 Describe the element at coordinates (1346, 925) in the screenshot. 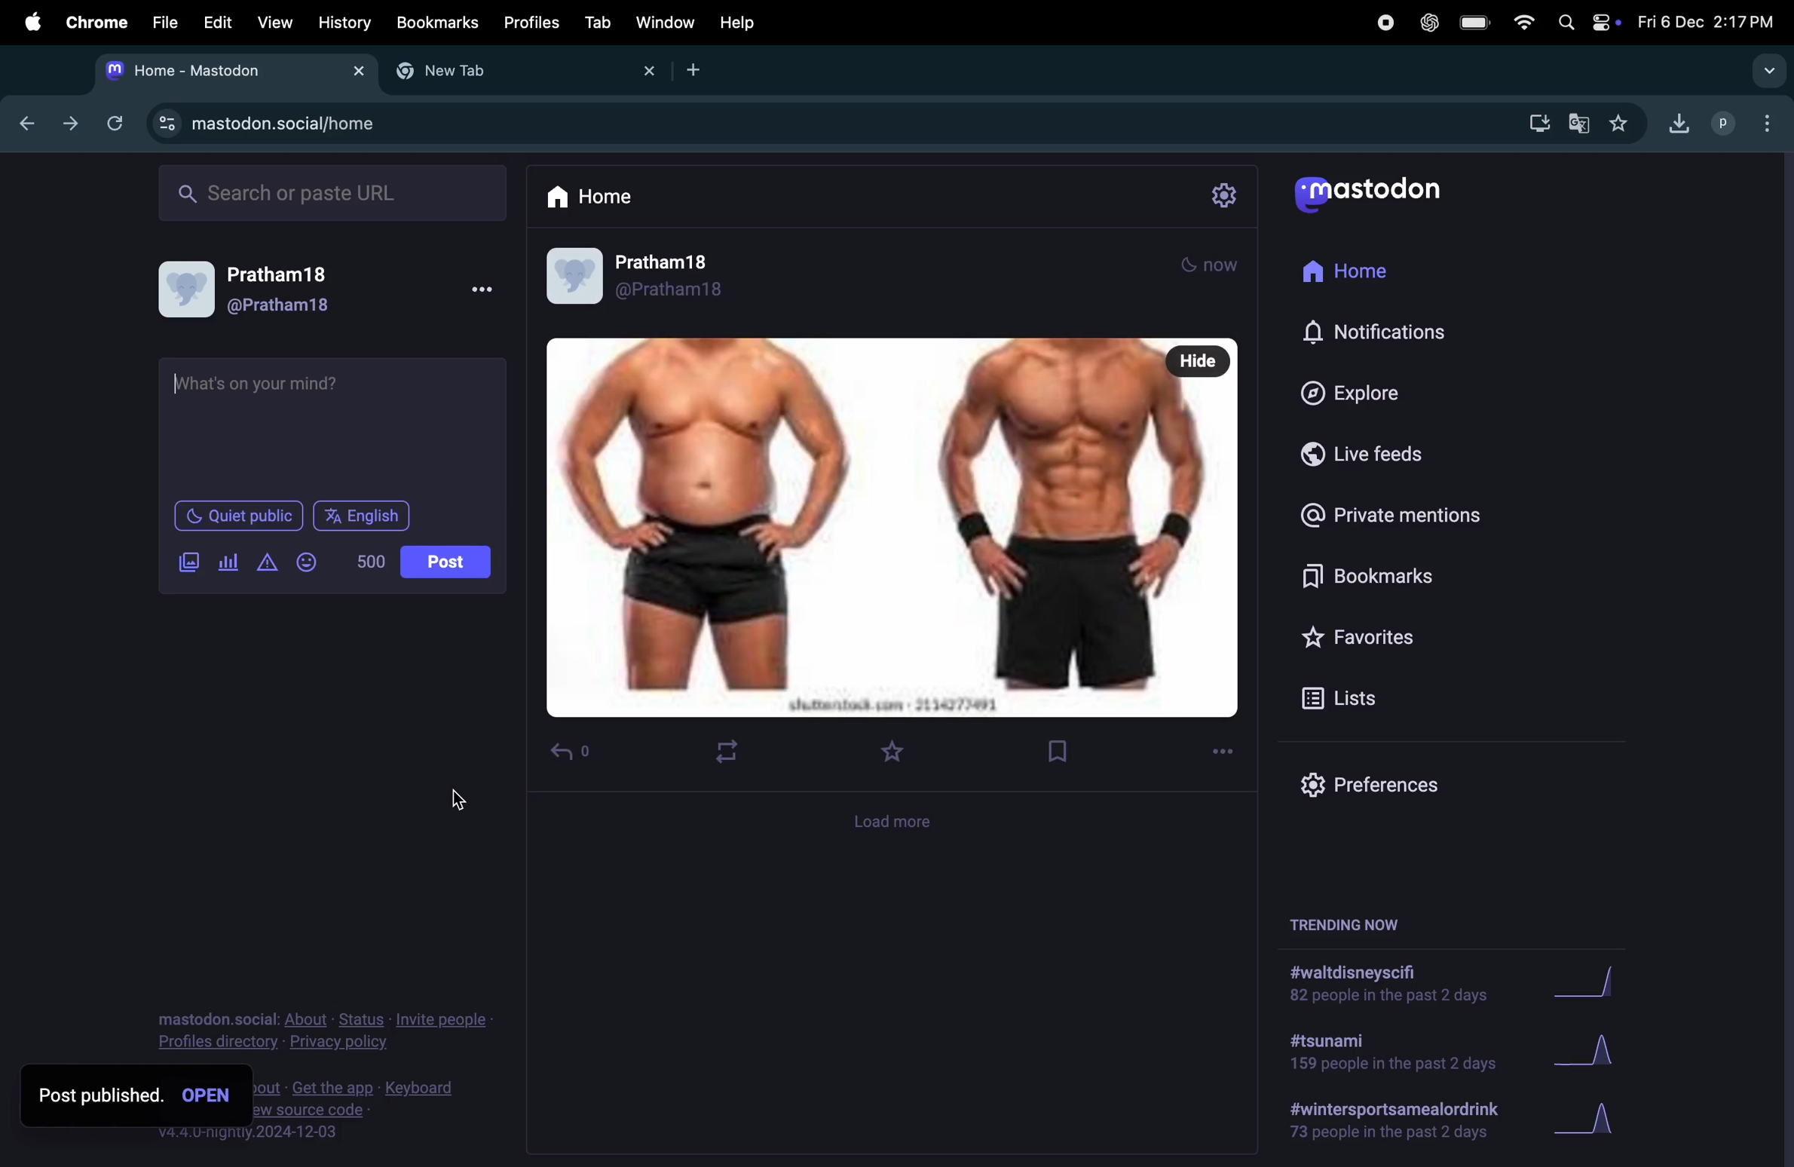

I see `trending now` at that location.